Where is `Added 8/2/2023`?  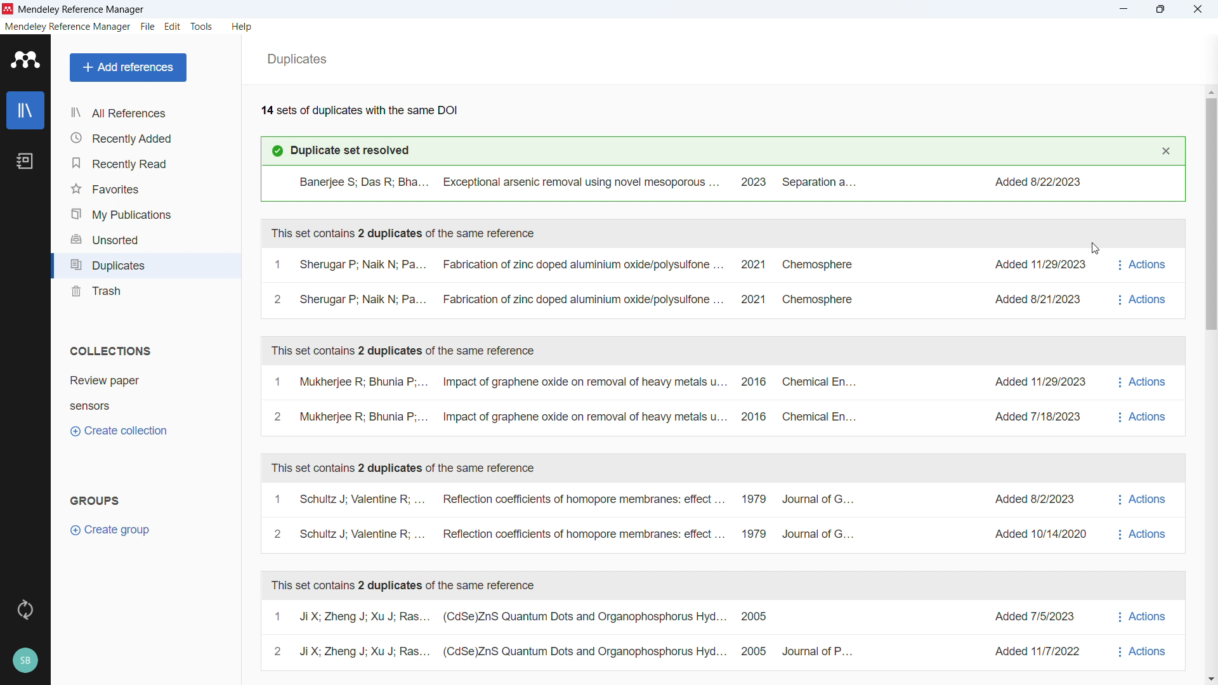
Added 8/2/2023 is located at coordinates (1026, 497).